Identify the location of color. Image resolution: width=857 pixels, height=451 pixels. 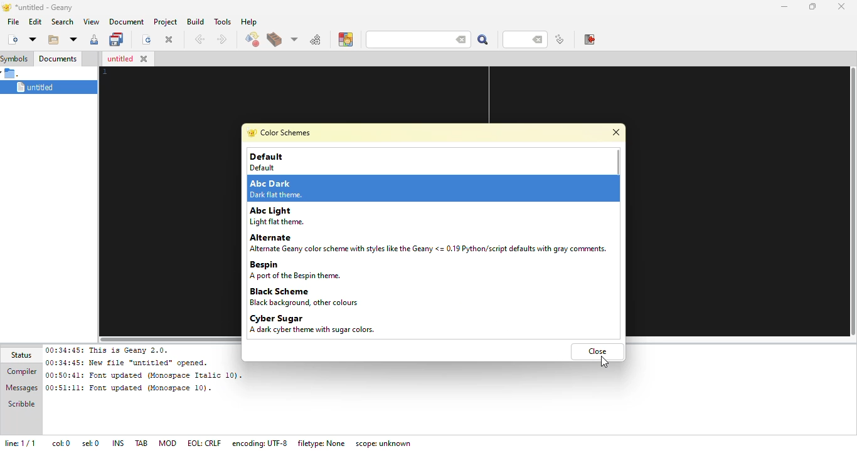
(345, 39).